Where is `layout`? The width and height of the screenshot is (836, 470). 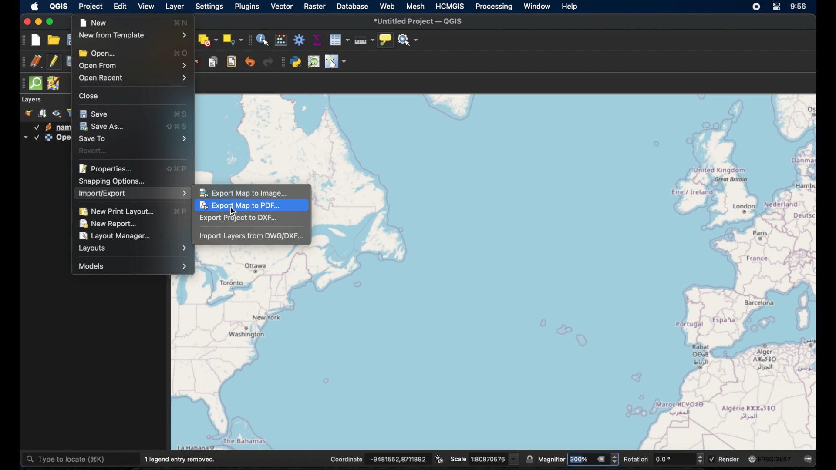 layout is located at coordinates (134, 248).